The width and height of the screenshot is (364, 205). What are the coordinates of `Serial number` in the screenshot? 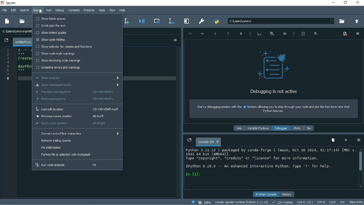 It's located at (9, 65).